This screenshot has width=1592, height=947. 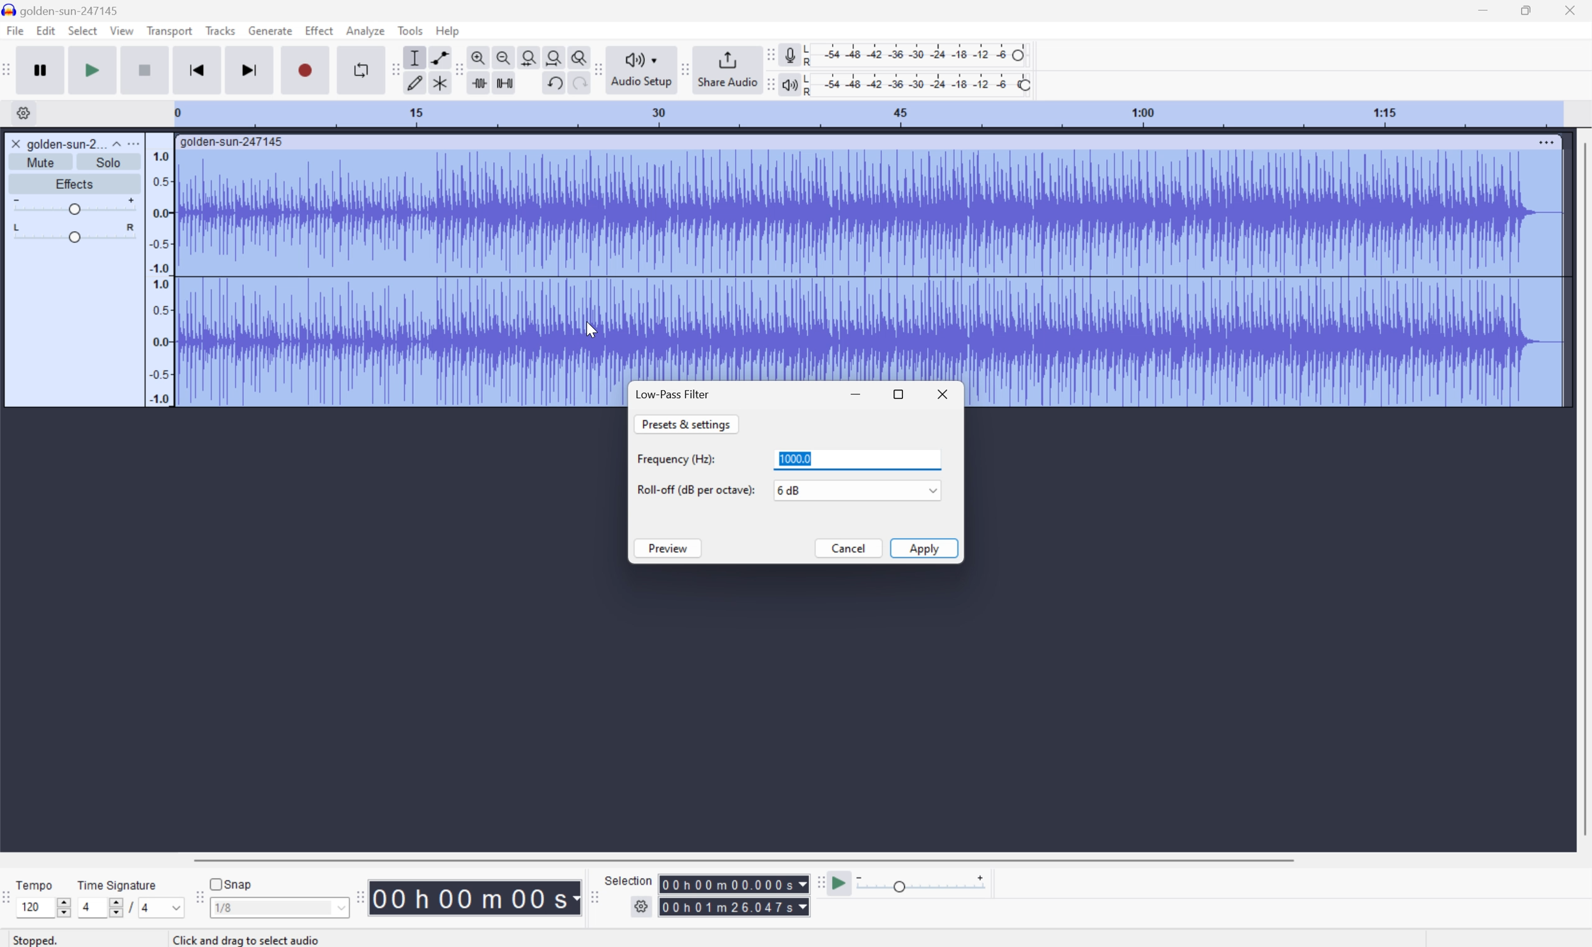 I want to click on Scroll Bar, so click(x=743, y=859).